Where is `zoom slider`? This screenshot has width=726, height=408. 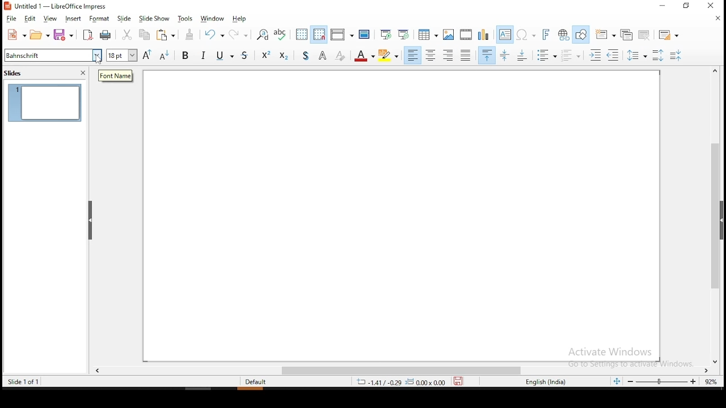
zoom slider is located at coordinates (663, 382).